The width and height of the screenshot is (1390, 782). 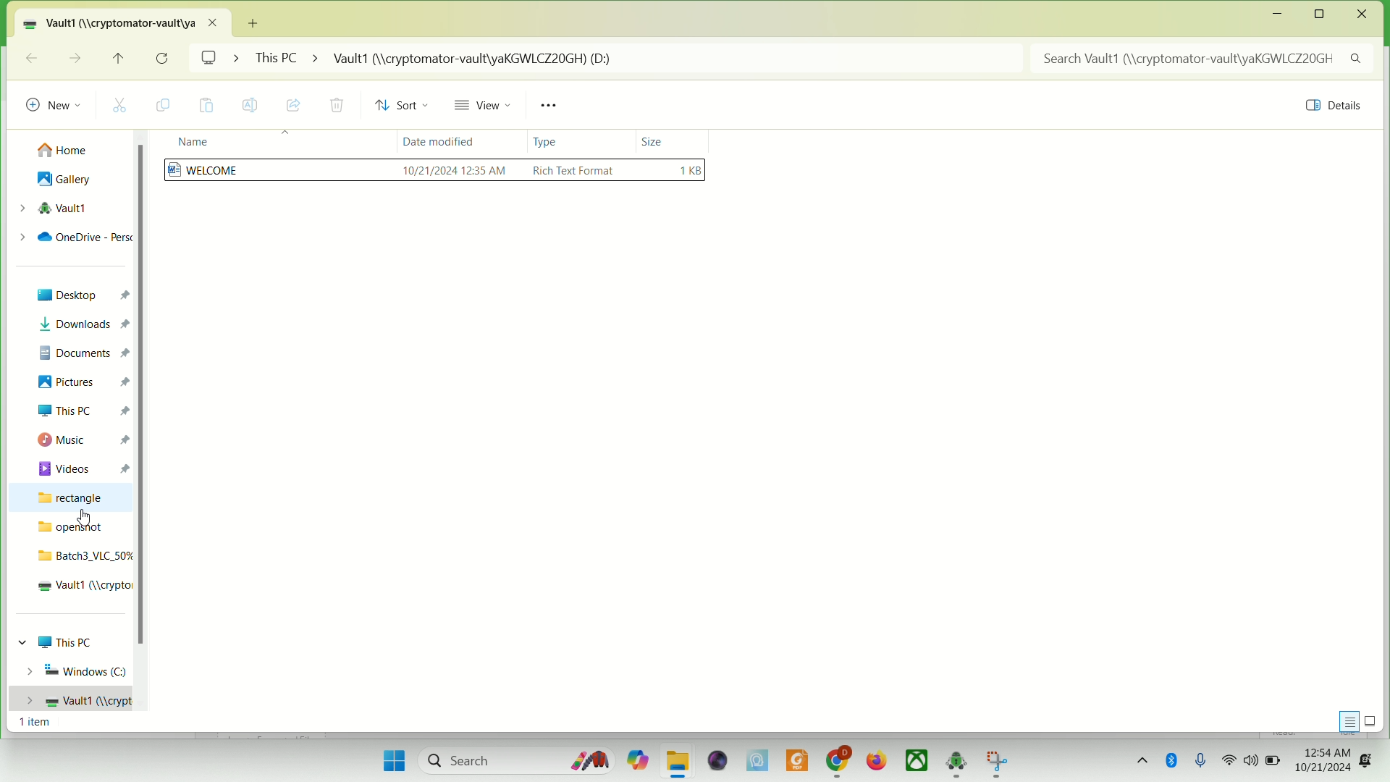 What do you see at coordinates (1324, 14) in the screenshot?
I see `maximize` at bounding box center [1324, 14].